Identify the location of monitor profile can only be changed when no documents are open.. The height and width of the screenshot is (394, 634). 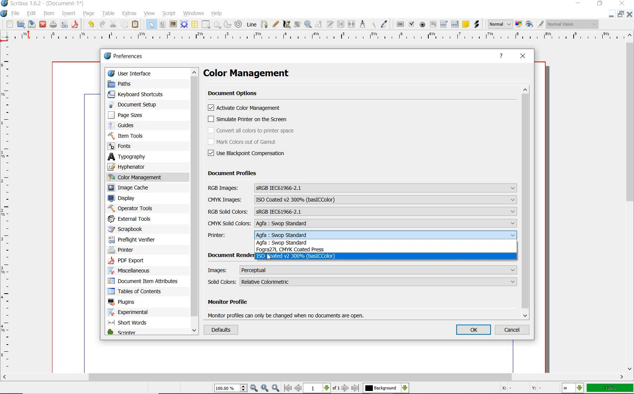
(288, 315).